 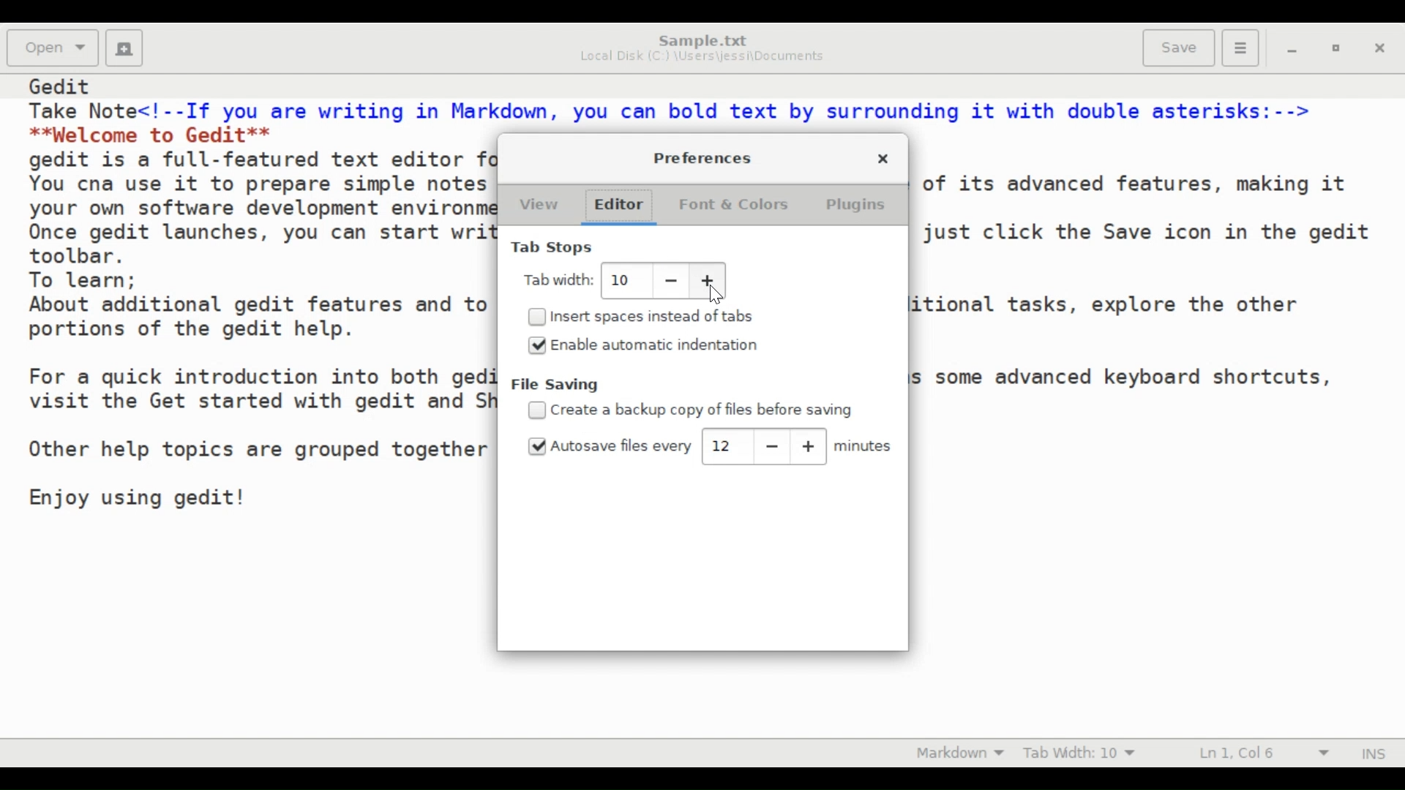 I want to click on Preferences, so click(x=700, y=159).